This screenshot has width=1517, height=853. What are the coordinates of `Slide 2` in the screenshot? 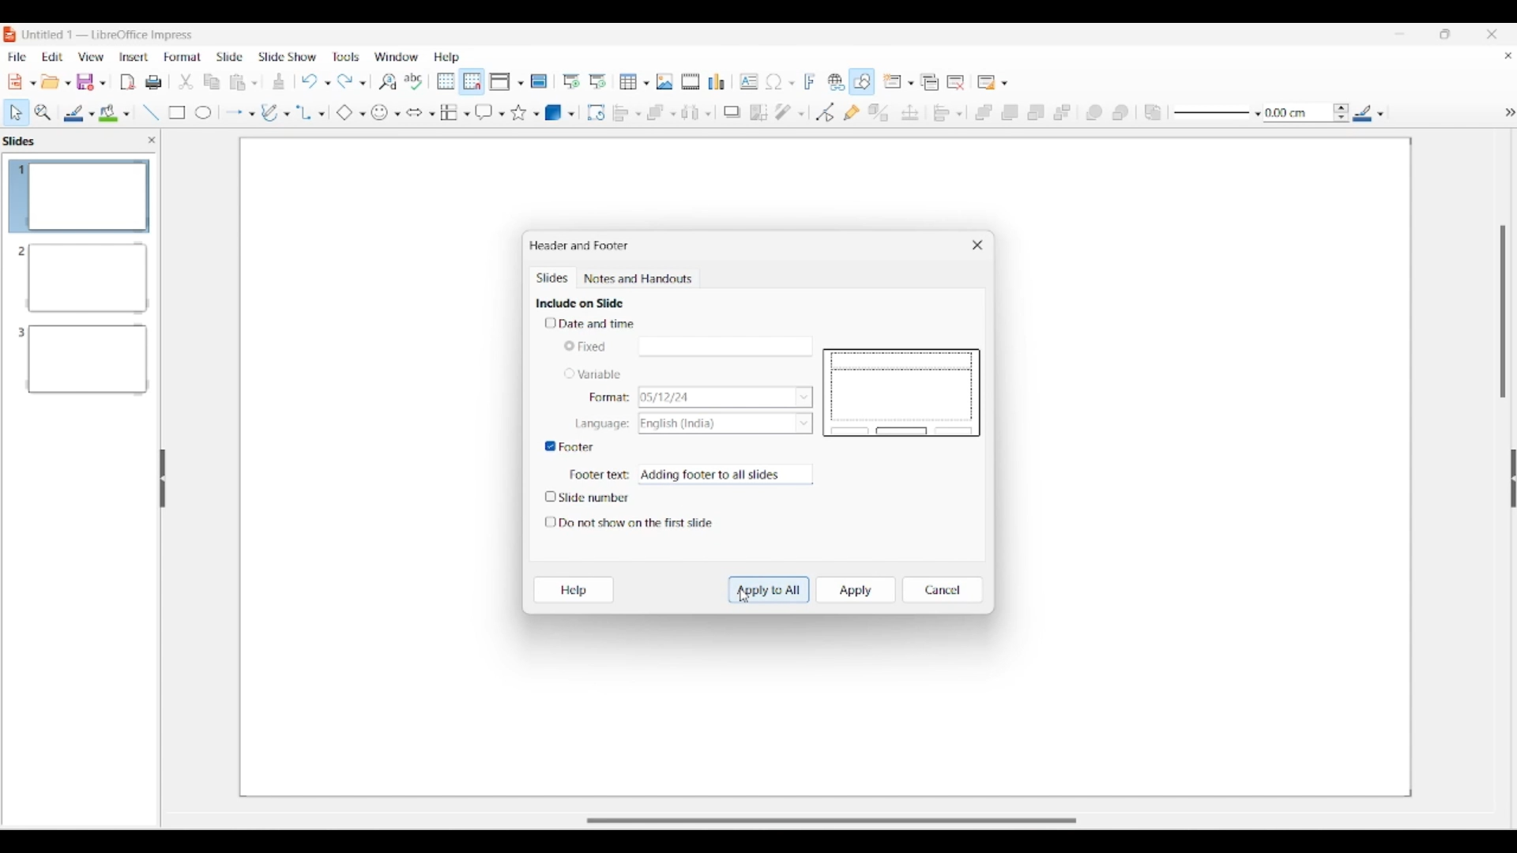 It's located at (82, 279).